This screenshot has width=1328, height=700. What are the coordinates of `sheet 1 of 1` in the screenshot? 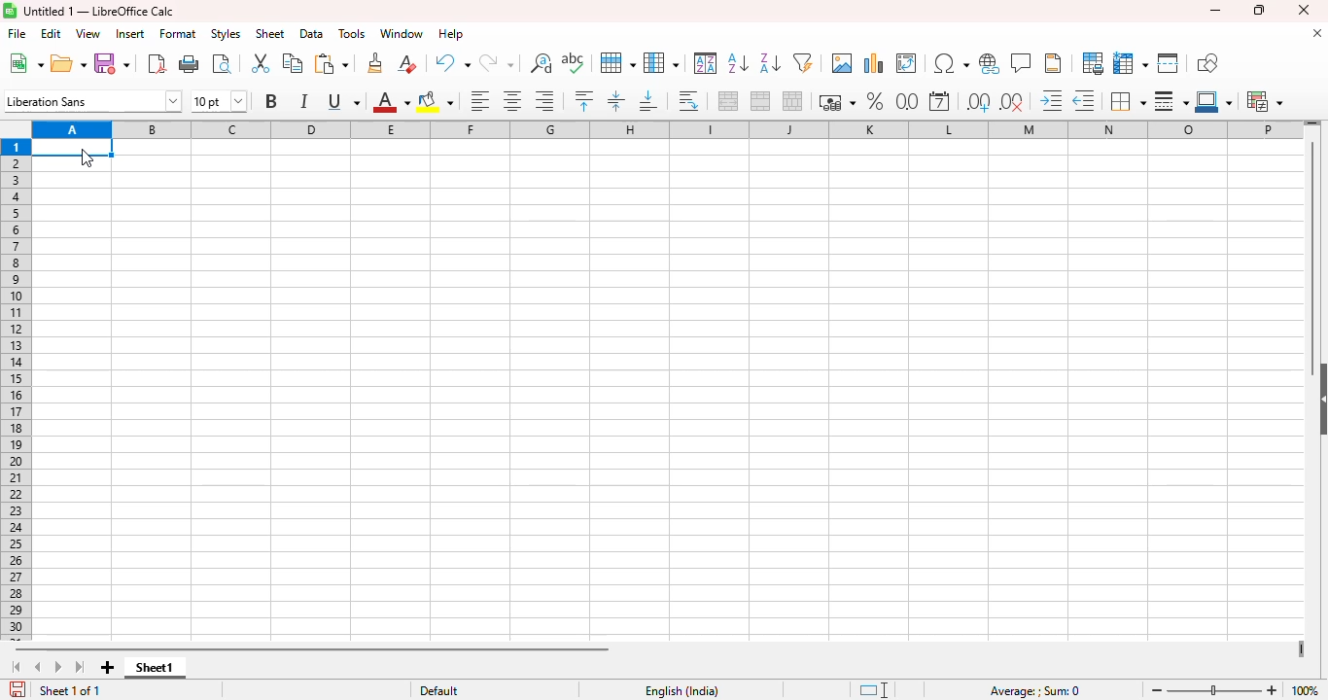 It's located at (71, 690).